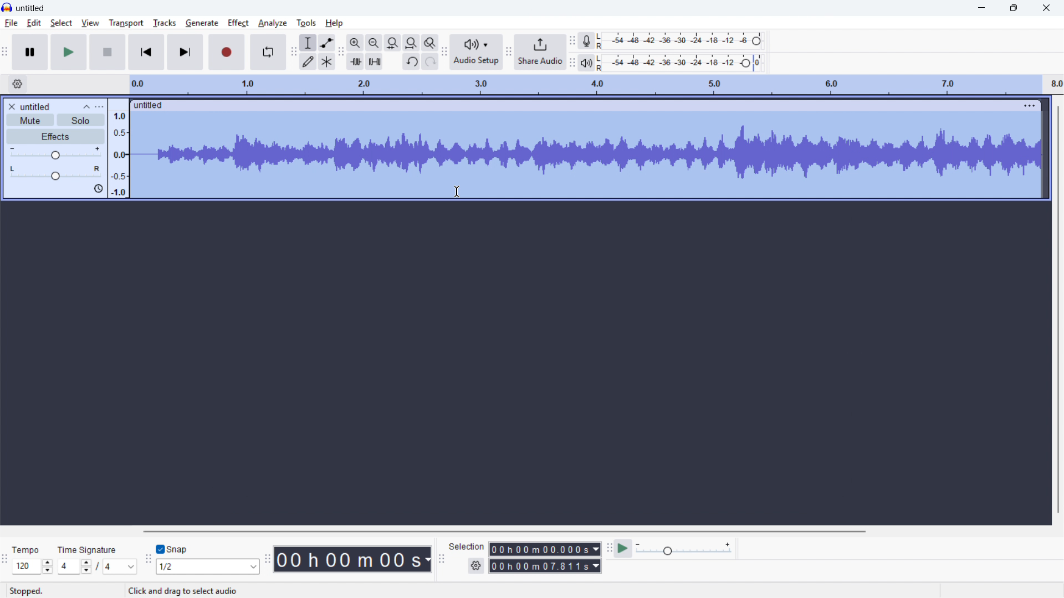 This screenshot has width=1064, height=598. What do you see at coordinates (375, 62) in the screenshot?
I see `Silence audio selection ` at bounding box center [375, 62].